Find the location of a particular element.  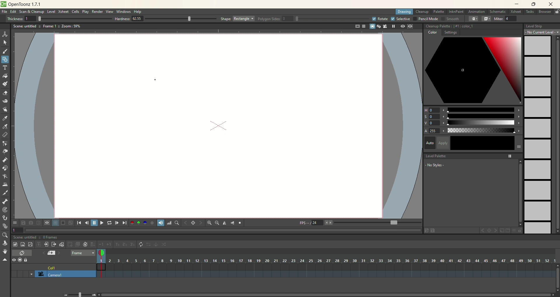

miter is located at coordinates (506, 19).